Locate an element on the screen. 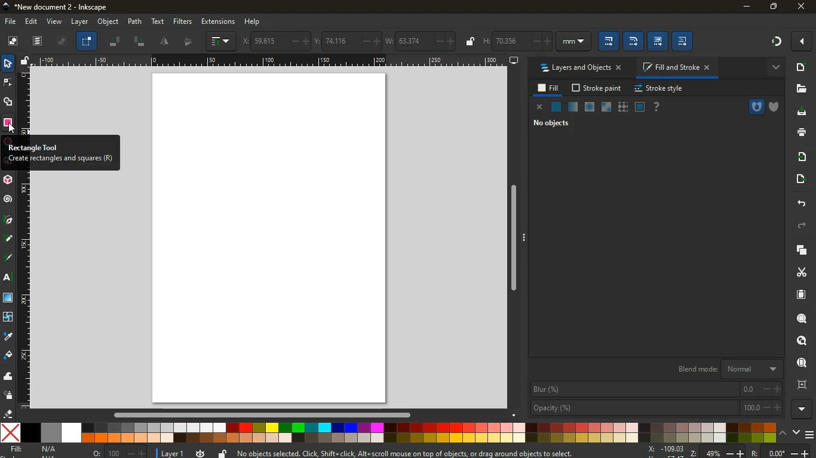 Image resolution: width=816 pixels, height=458 pixels. tilt is located at coordinates (115, 42).